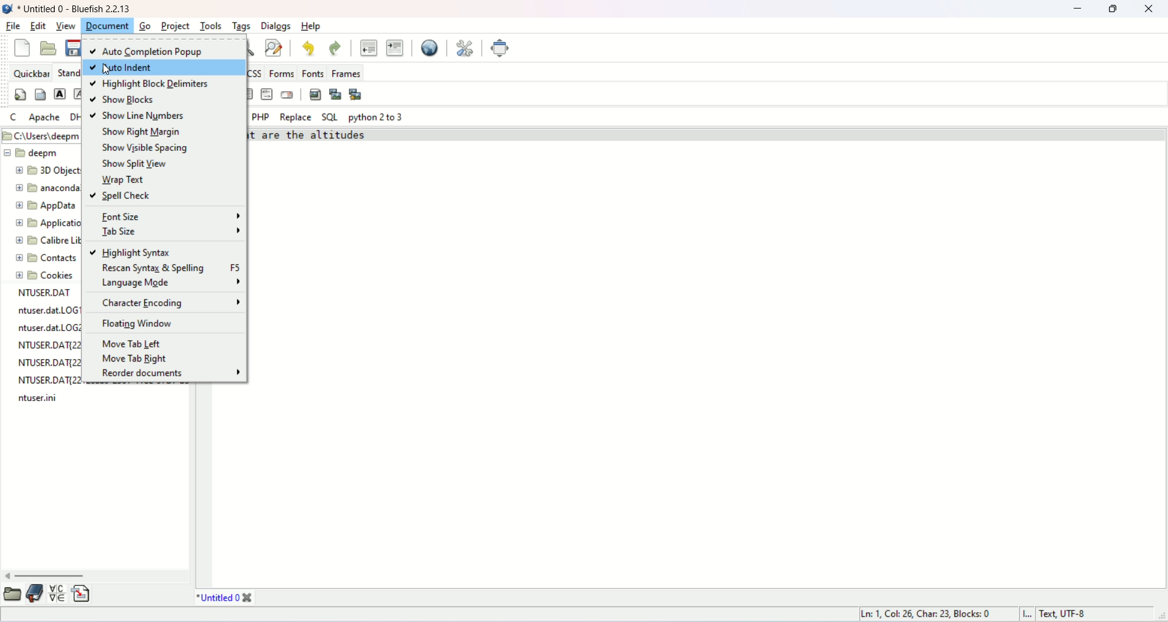  I want to click on text, so click(314, 137).